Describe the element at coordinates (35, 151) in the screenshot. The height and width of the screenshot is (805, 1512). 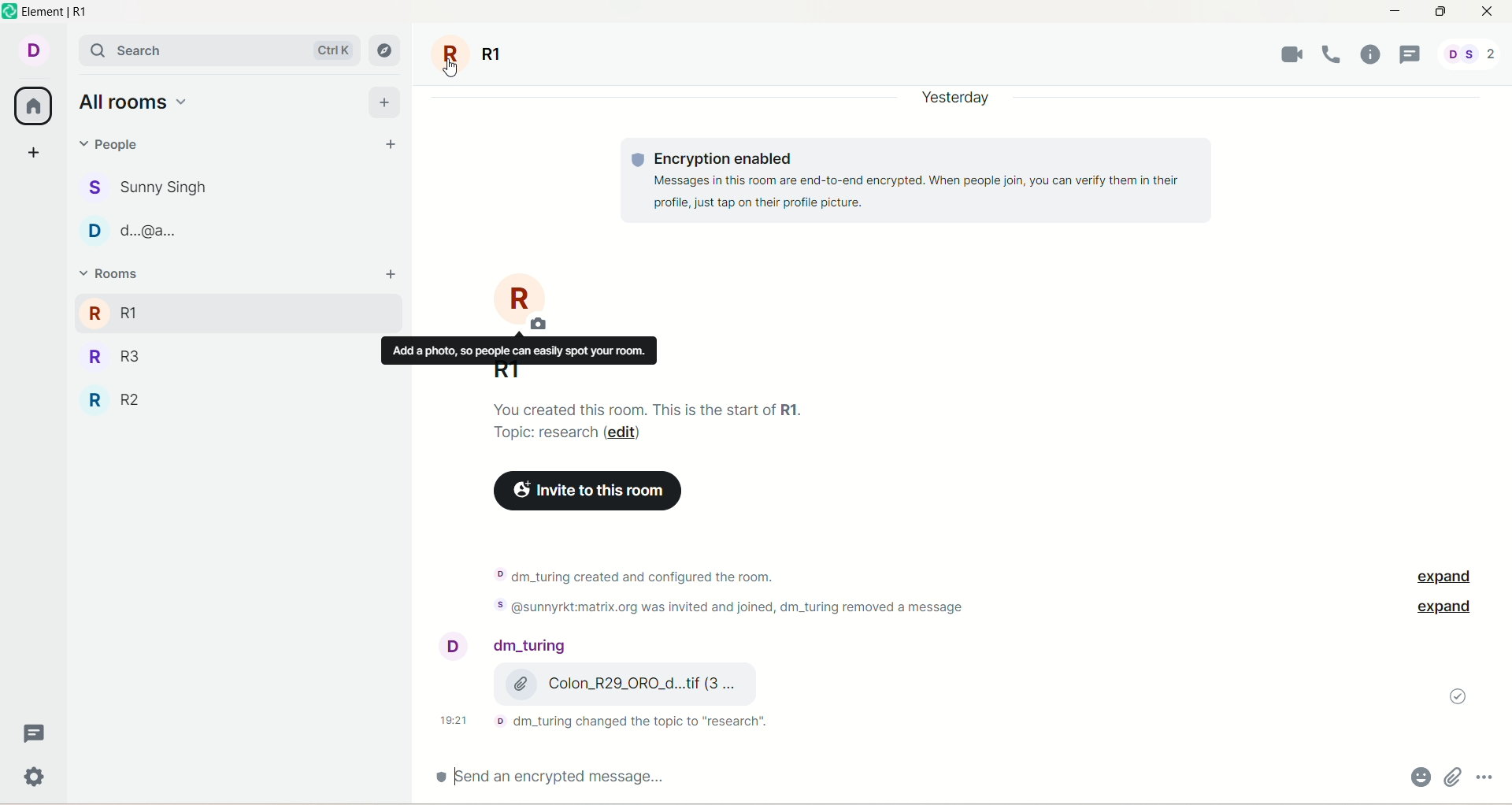
I see `create a space` at that location.